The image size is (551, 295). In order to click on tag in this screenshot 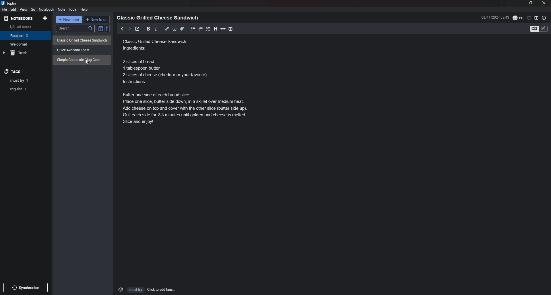, I will do `click(26, 81)`.